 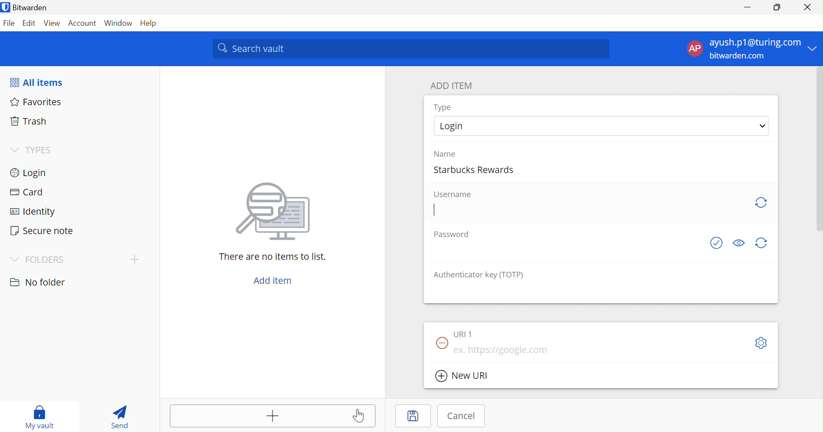 I want to click on Card, so click(x=27, y=192).